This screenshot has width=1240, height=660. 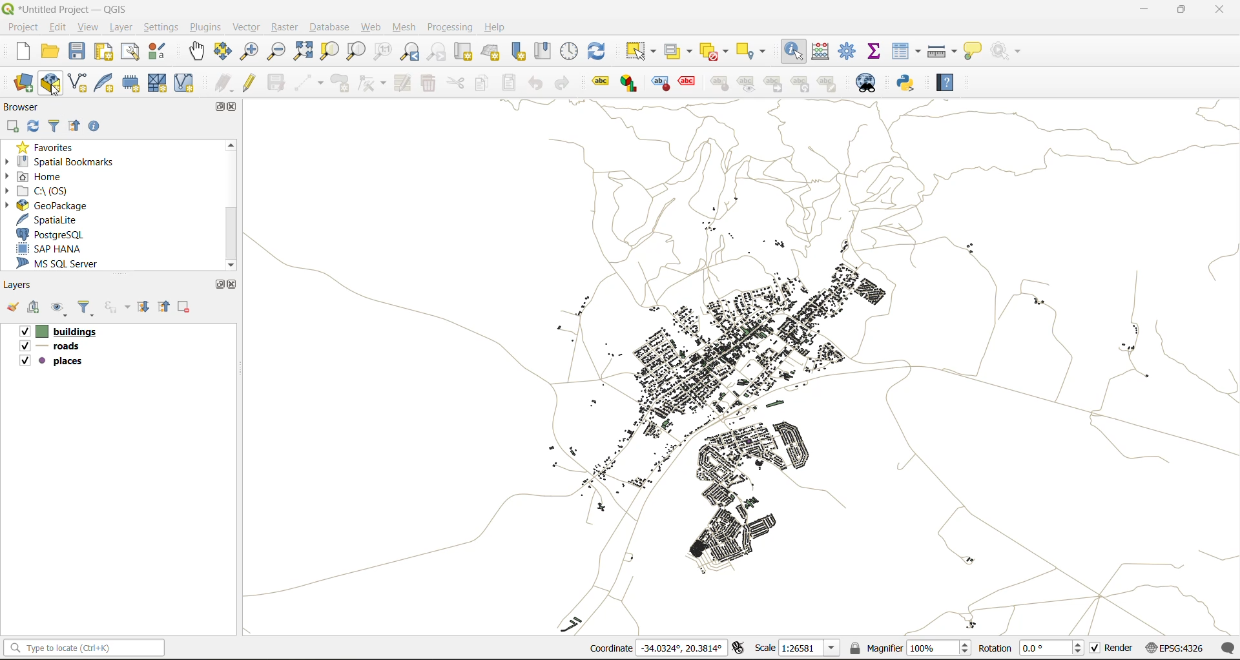 I want to click on print layout, so click(x=105, y=53).